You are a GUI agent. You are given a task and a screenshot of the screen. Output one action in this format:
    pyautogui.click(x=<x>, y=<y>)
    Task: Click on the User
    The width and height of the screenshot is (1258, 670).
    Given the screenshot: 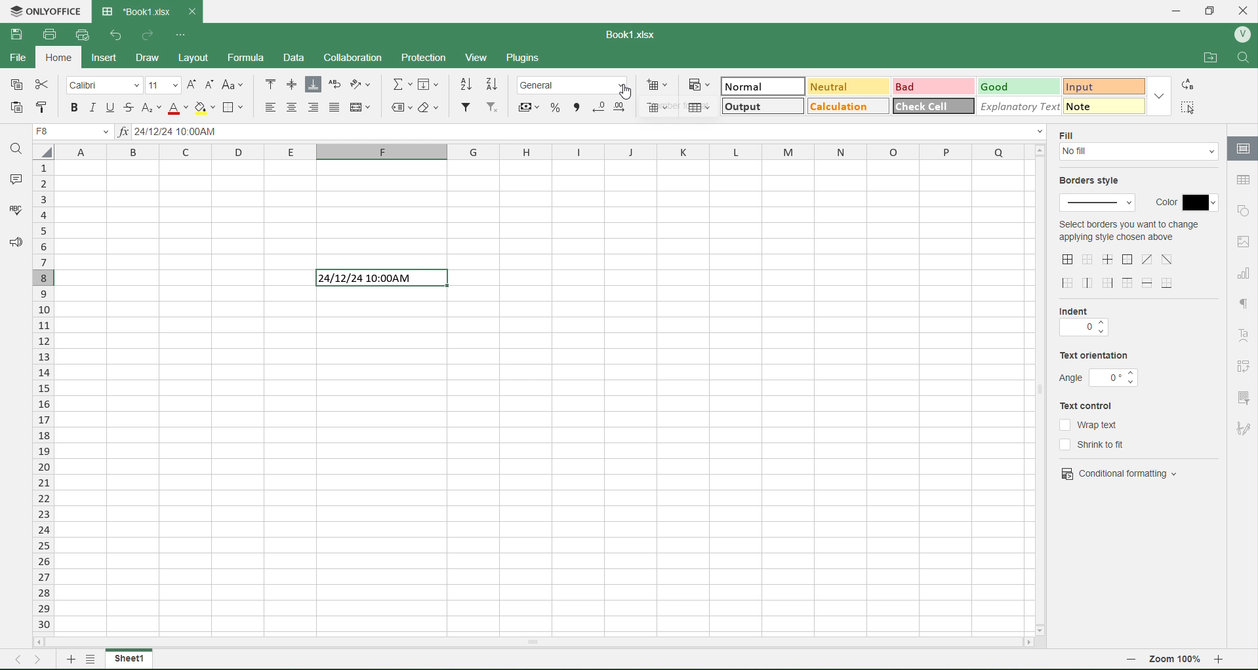 What is the action you would take?
    pyautogui.click(x=1242, y=35)
    